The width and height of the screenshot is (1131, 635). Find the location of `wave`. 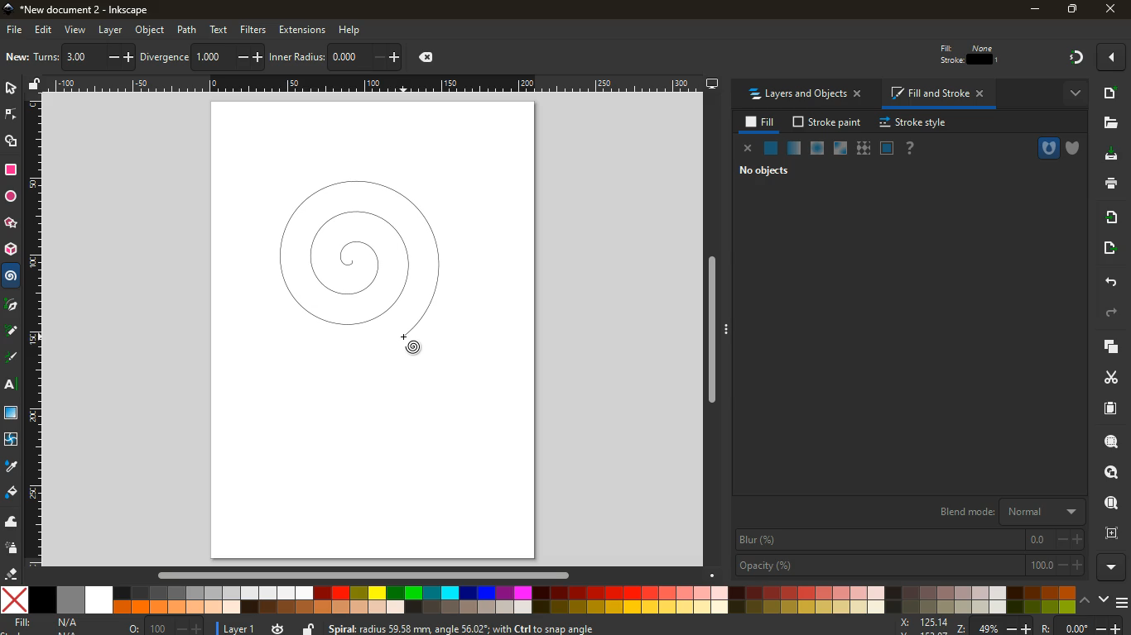

wave is located at coordinates (12, 522).